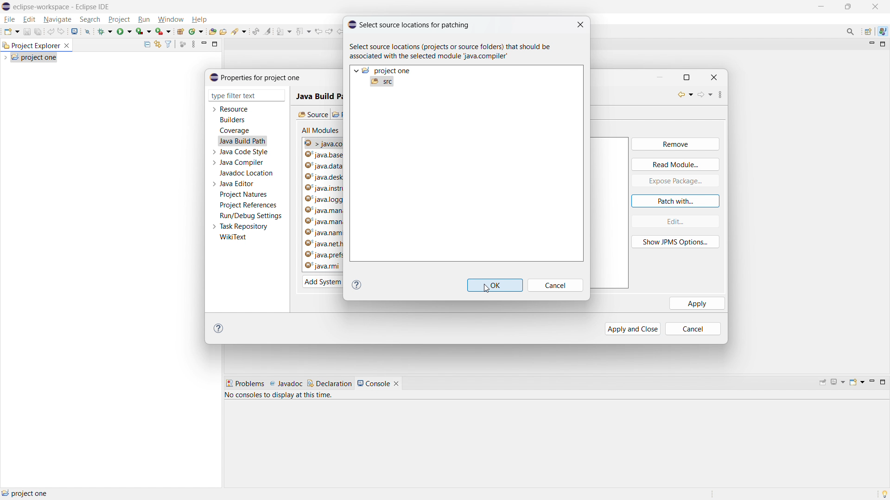 Image resolution: width=890 pixels, height=500 pixels. I want to click on focus on active task , so click(183, 44).